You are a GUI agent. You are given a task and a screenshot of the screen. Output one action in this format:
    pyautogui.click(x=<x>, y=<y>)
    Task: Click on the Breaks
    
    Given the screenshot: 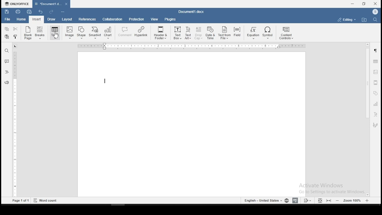 What is the action you would take?
    pyautogui.click(x=40, y=33)
    